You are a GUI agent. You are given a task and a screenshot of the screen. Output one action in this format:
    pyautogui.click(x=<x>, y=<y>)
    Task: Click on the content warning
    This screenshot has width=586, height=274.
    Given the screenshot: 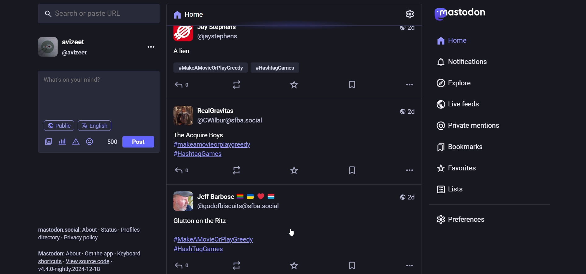 What is the action you would take?
    pyautogui.click(x=77, y=143)
    